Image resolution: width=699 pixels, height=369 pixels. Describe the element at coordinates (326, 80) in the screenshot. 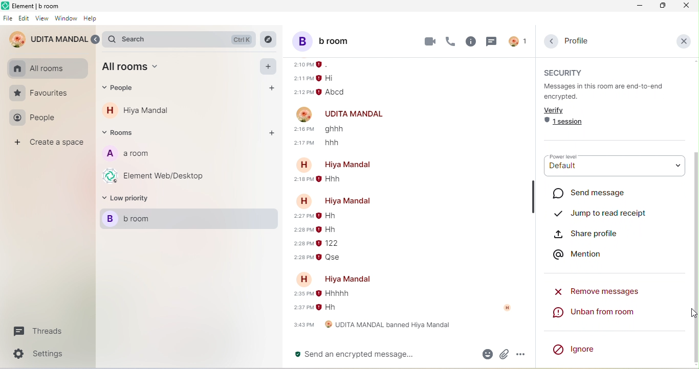

I see `older message` at that location.